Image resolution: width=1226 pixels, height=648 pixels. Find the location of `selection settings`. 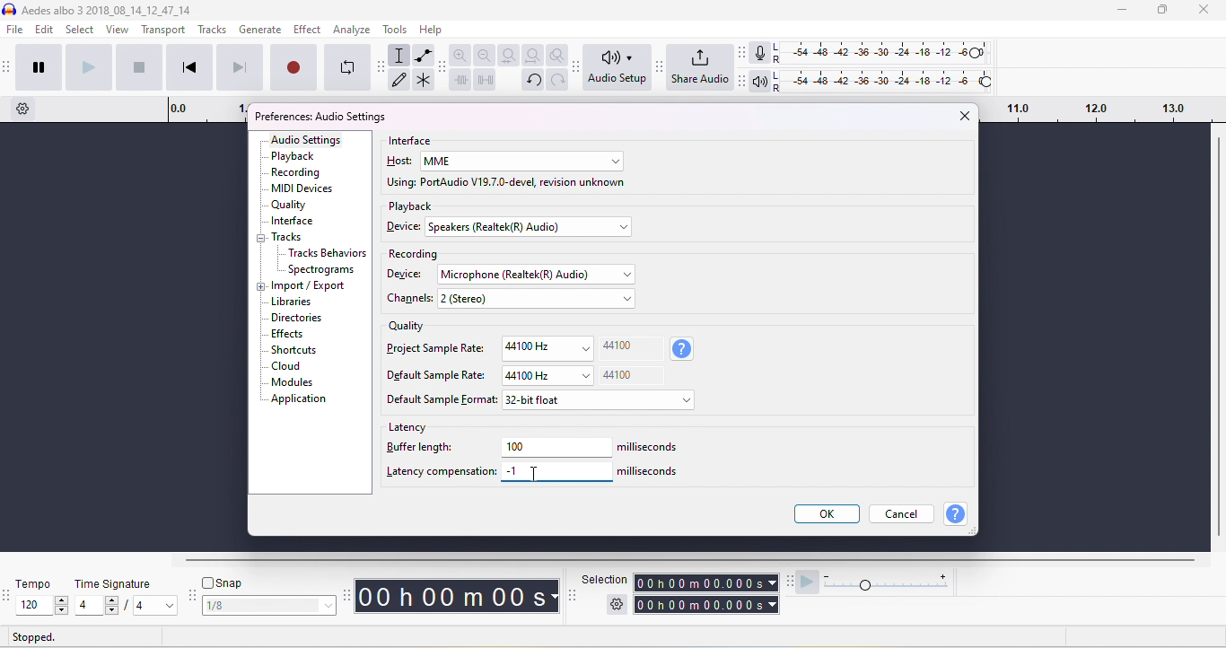

selection settings is located at coordinates (616, 604).